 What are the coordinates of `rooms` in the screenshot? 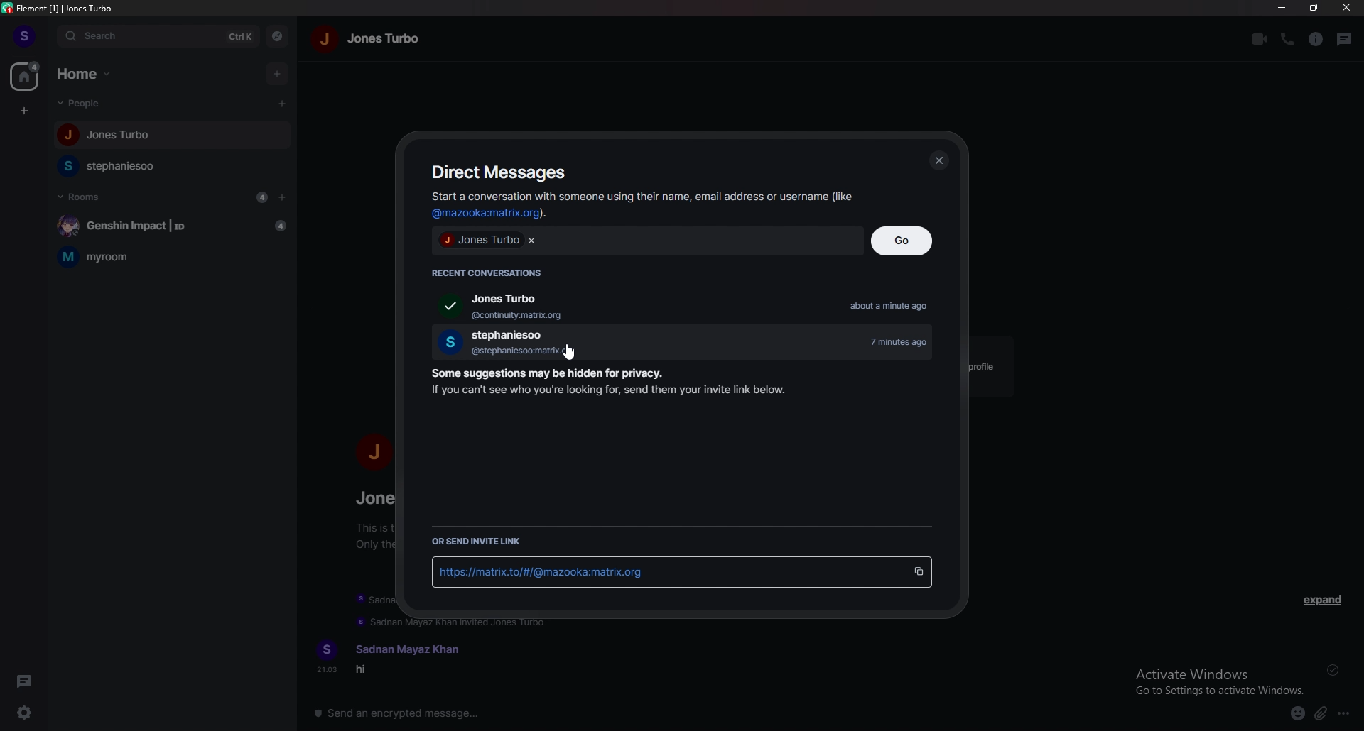 It's located at (80, 196).